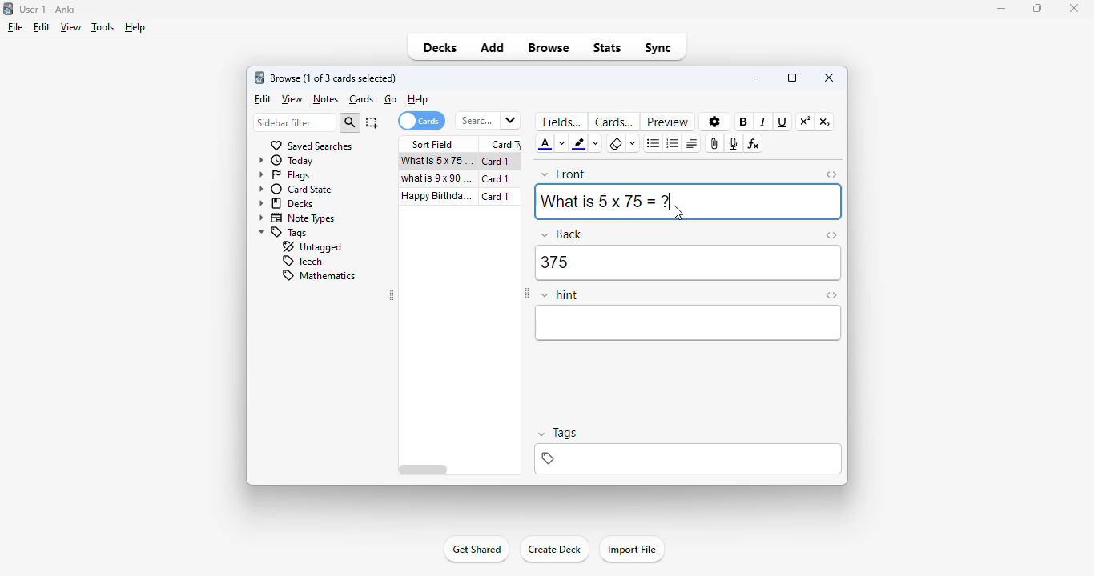 Image resolution: width=1094 pixels, height=576 pixels. I want to click on notes, so click(325, 99).